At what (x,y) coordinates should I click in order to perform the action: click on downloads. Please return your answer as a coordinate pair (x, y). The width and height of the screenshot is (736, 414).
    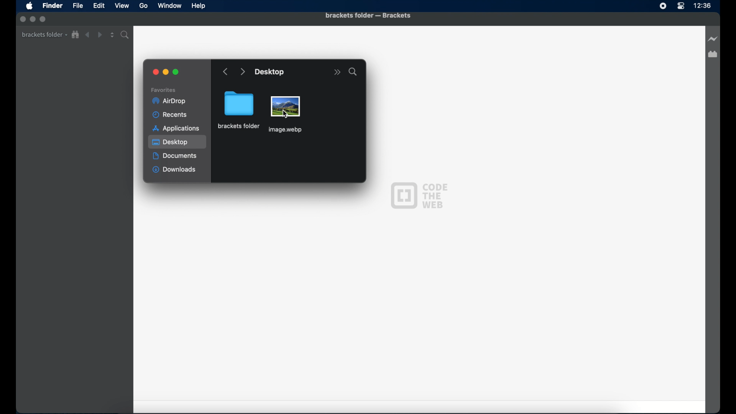
    Looking at the image, I should click on (174, 170).